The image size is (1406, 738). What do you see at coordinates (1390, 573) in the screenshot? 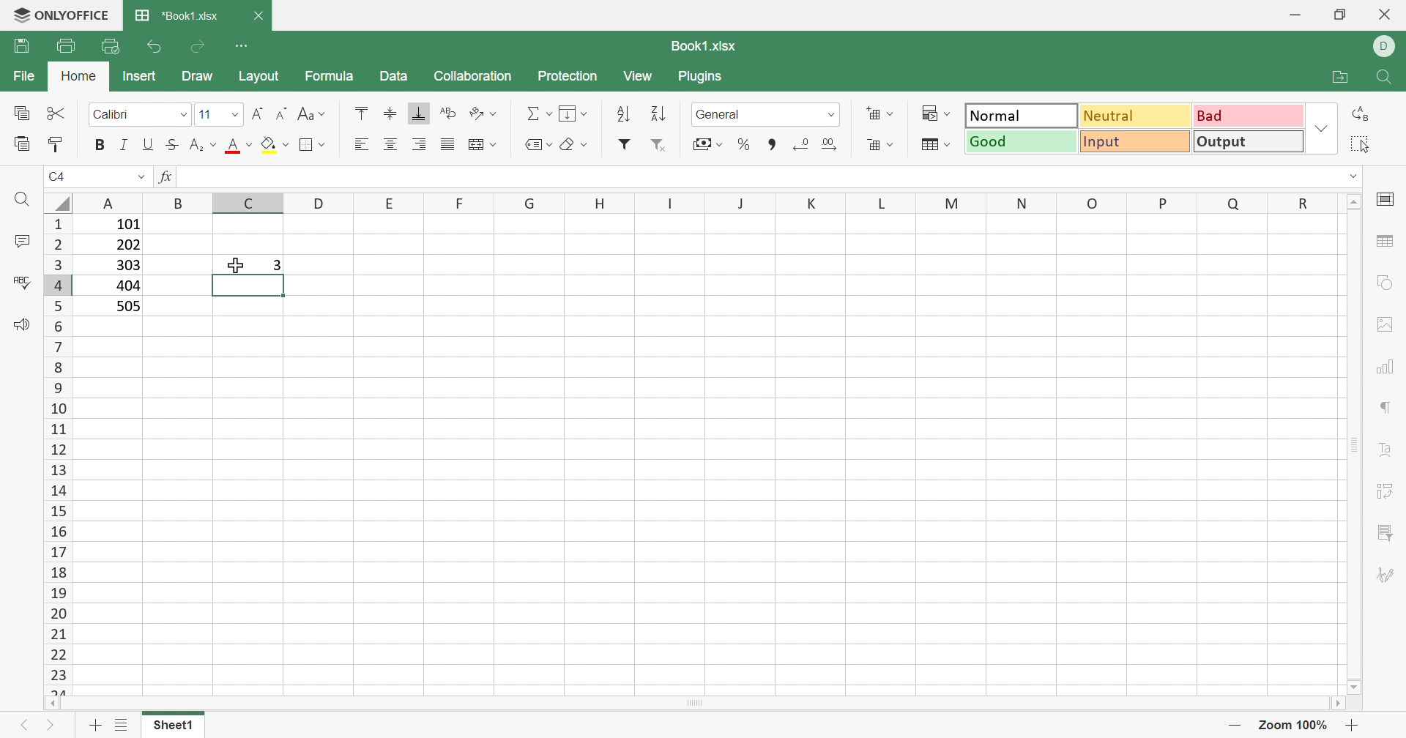
I see `Signature settings` at bounding box center [1390, 573].